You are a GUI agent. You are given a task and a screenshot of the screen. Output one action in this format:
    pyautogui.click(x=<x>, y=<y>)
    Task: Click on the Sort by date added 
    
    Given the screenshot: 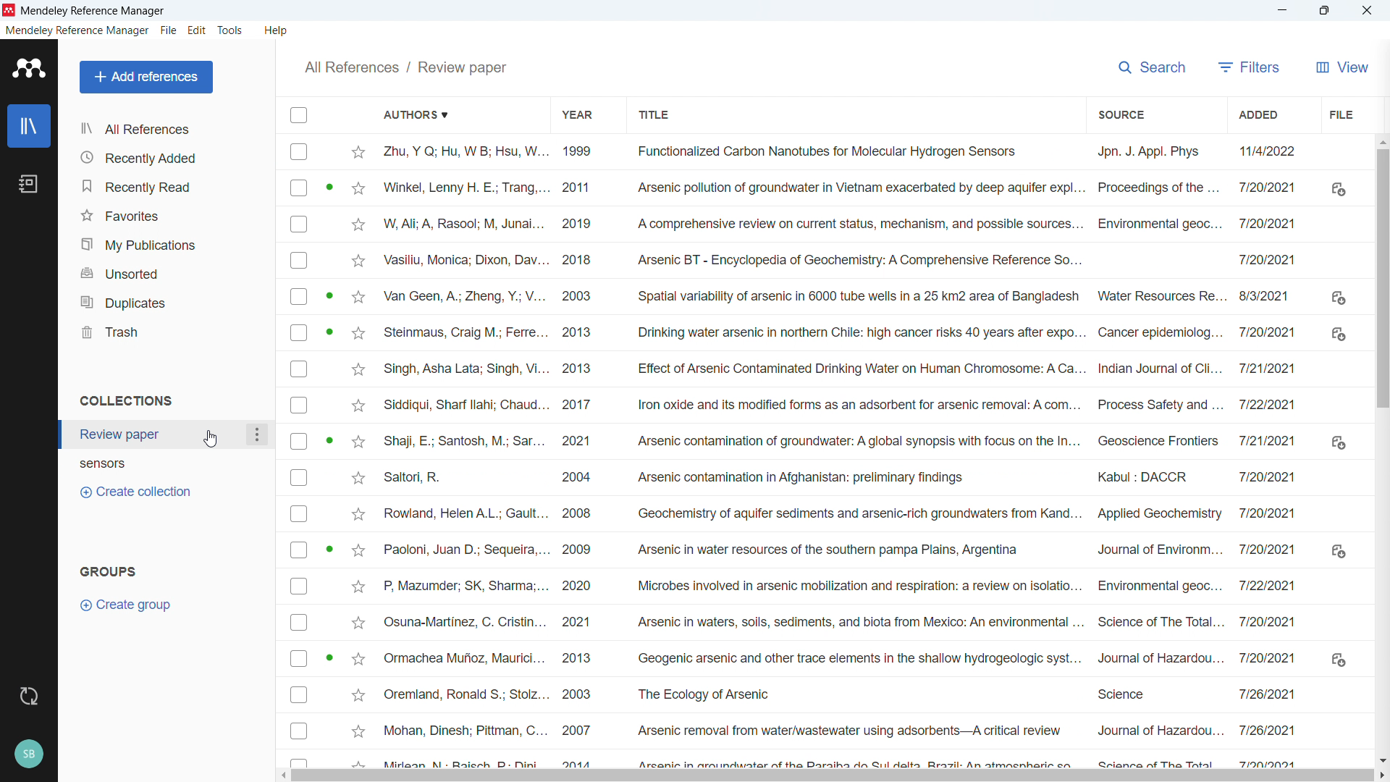 What is the action you would take?
    pyautogui.click(x=1260, y=114)
    